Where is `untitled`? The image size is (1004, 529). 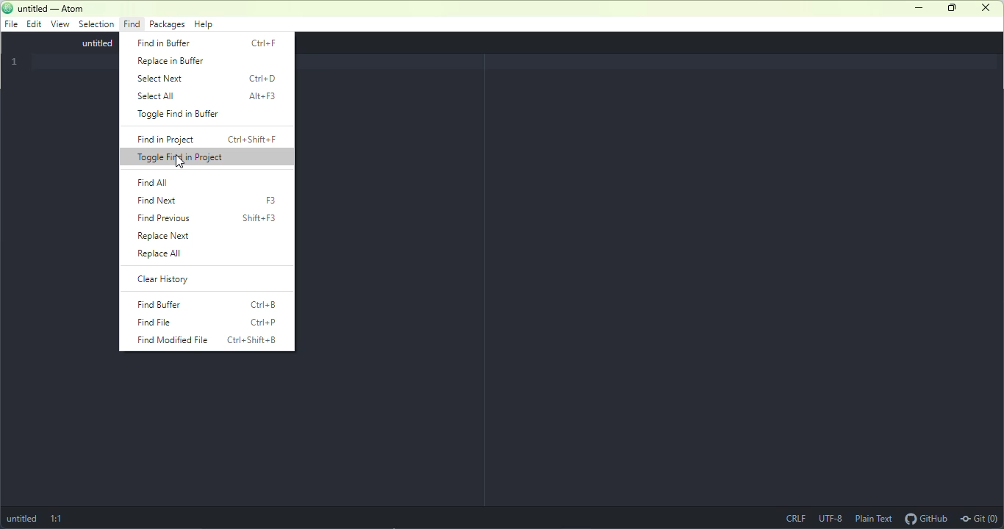
untitled is located at coordinates (22, 519).